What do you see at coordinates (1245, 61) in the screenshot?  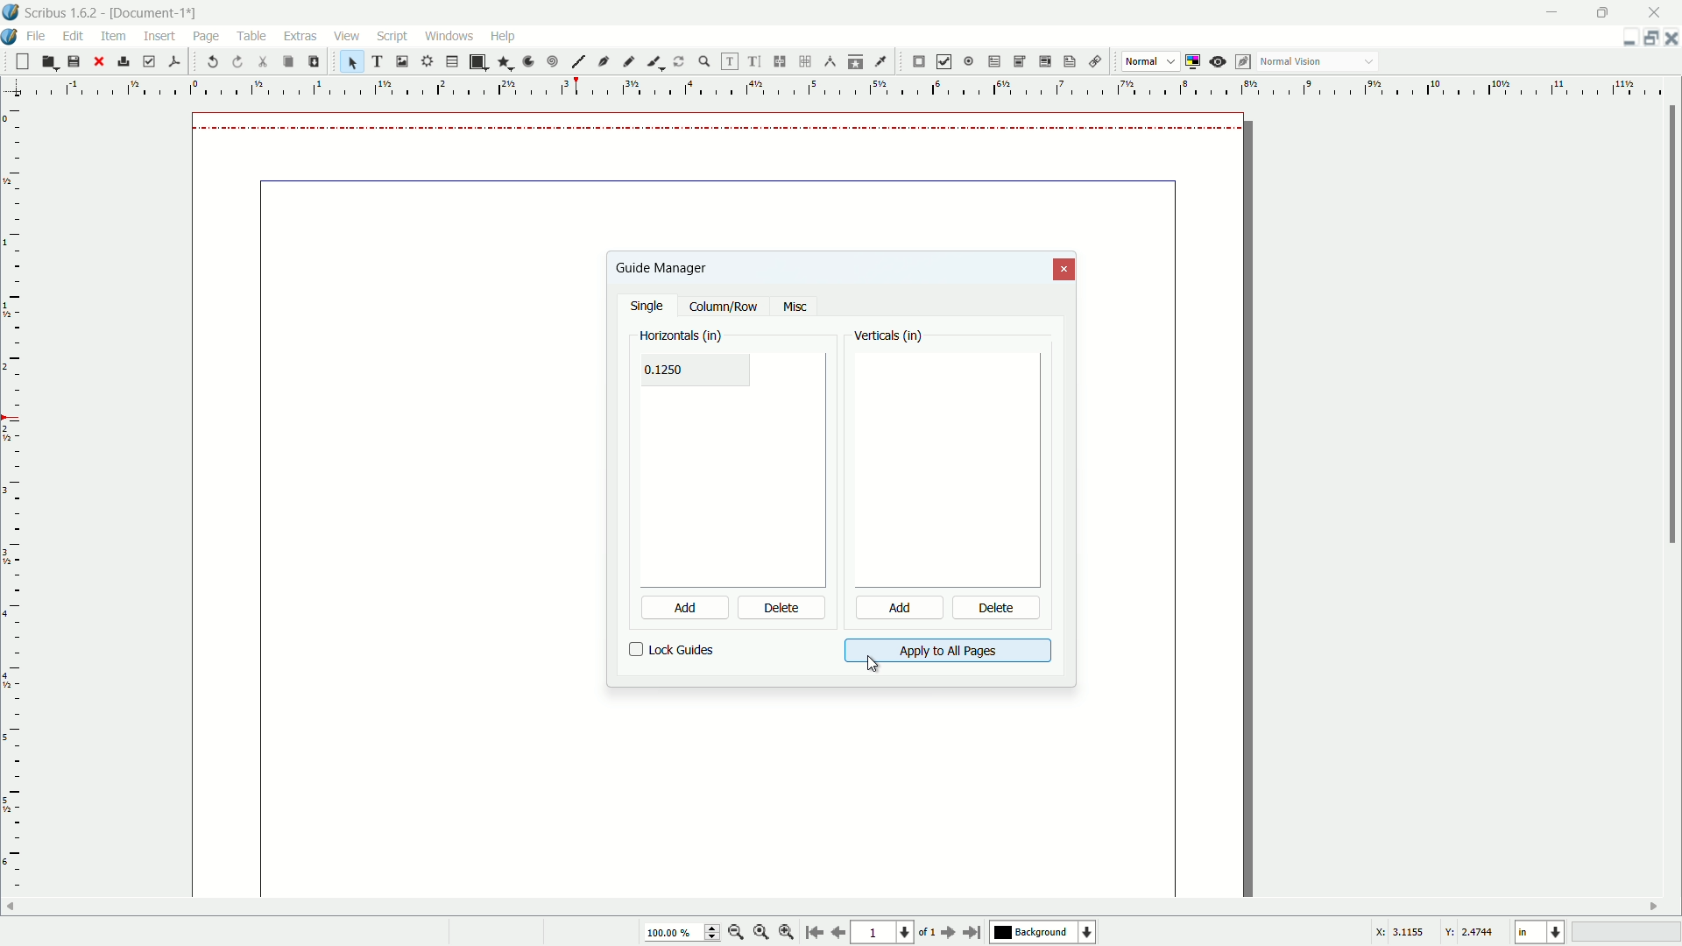 I see `edit in preview mode` at bounding box center [1245, 61].